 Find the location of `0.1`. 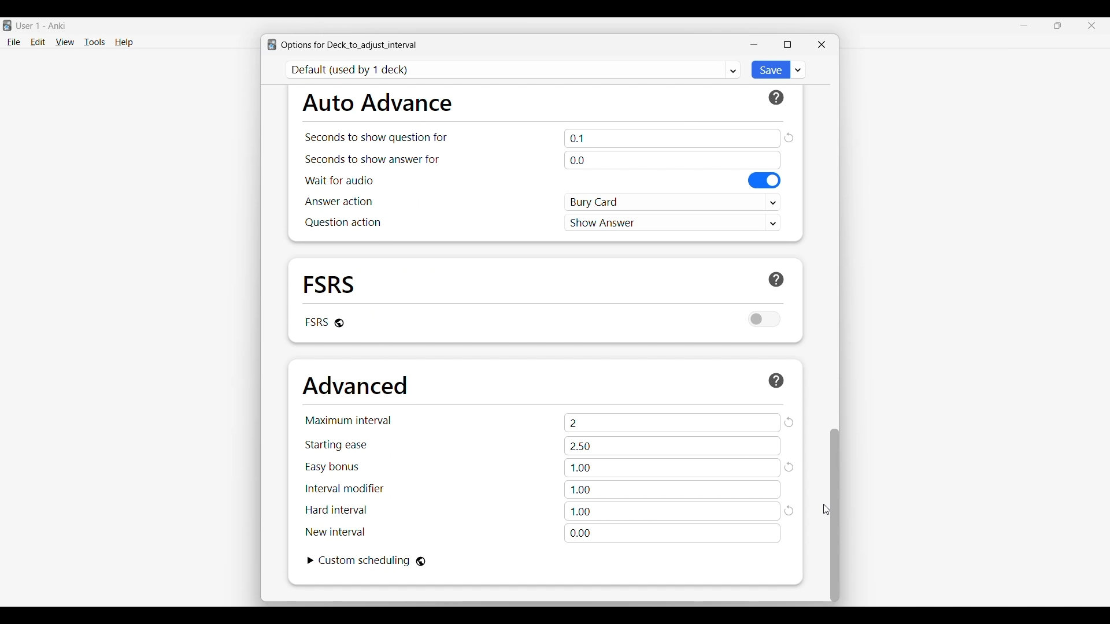

0.1 is located at coordinates (672, 138).